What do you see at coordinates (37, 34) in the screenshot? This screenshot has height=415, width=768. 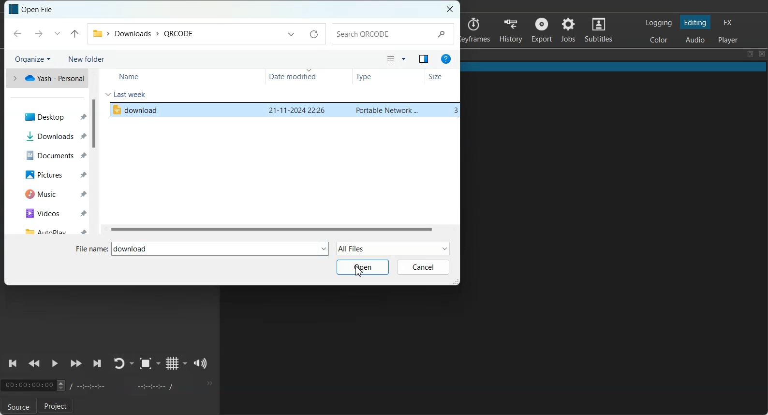 I see `Forward` at bounding box center [37, 34].